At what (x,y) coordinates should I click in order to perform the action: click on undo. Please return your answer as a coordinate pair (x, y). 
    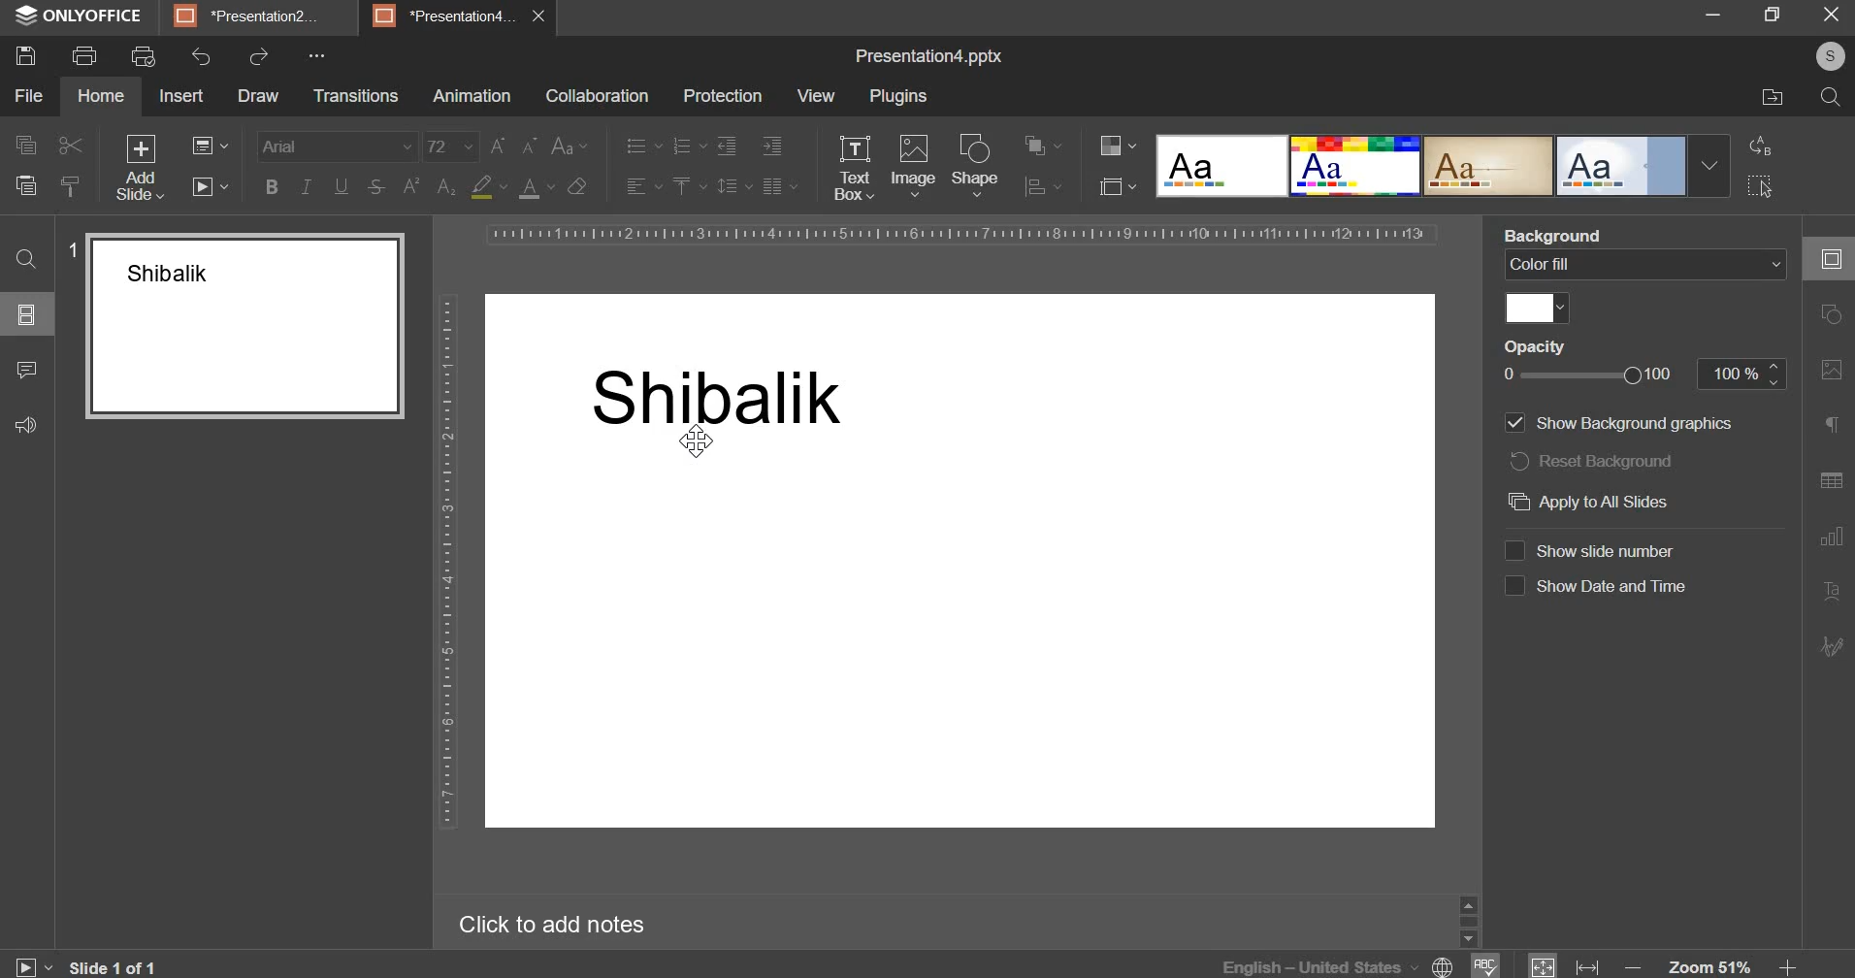
    Looking at the image, I should click on (201, 55).